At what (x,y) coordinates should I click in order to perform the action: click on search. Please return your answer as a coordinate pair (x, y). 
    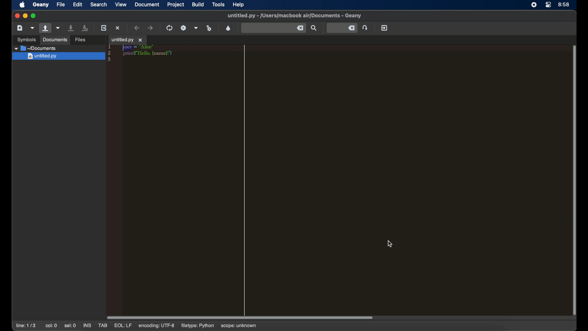
    Looking at the image, I should click on (99, 4).